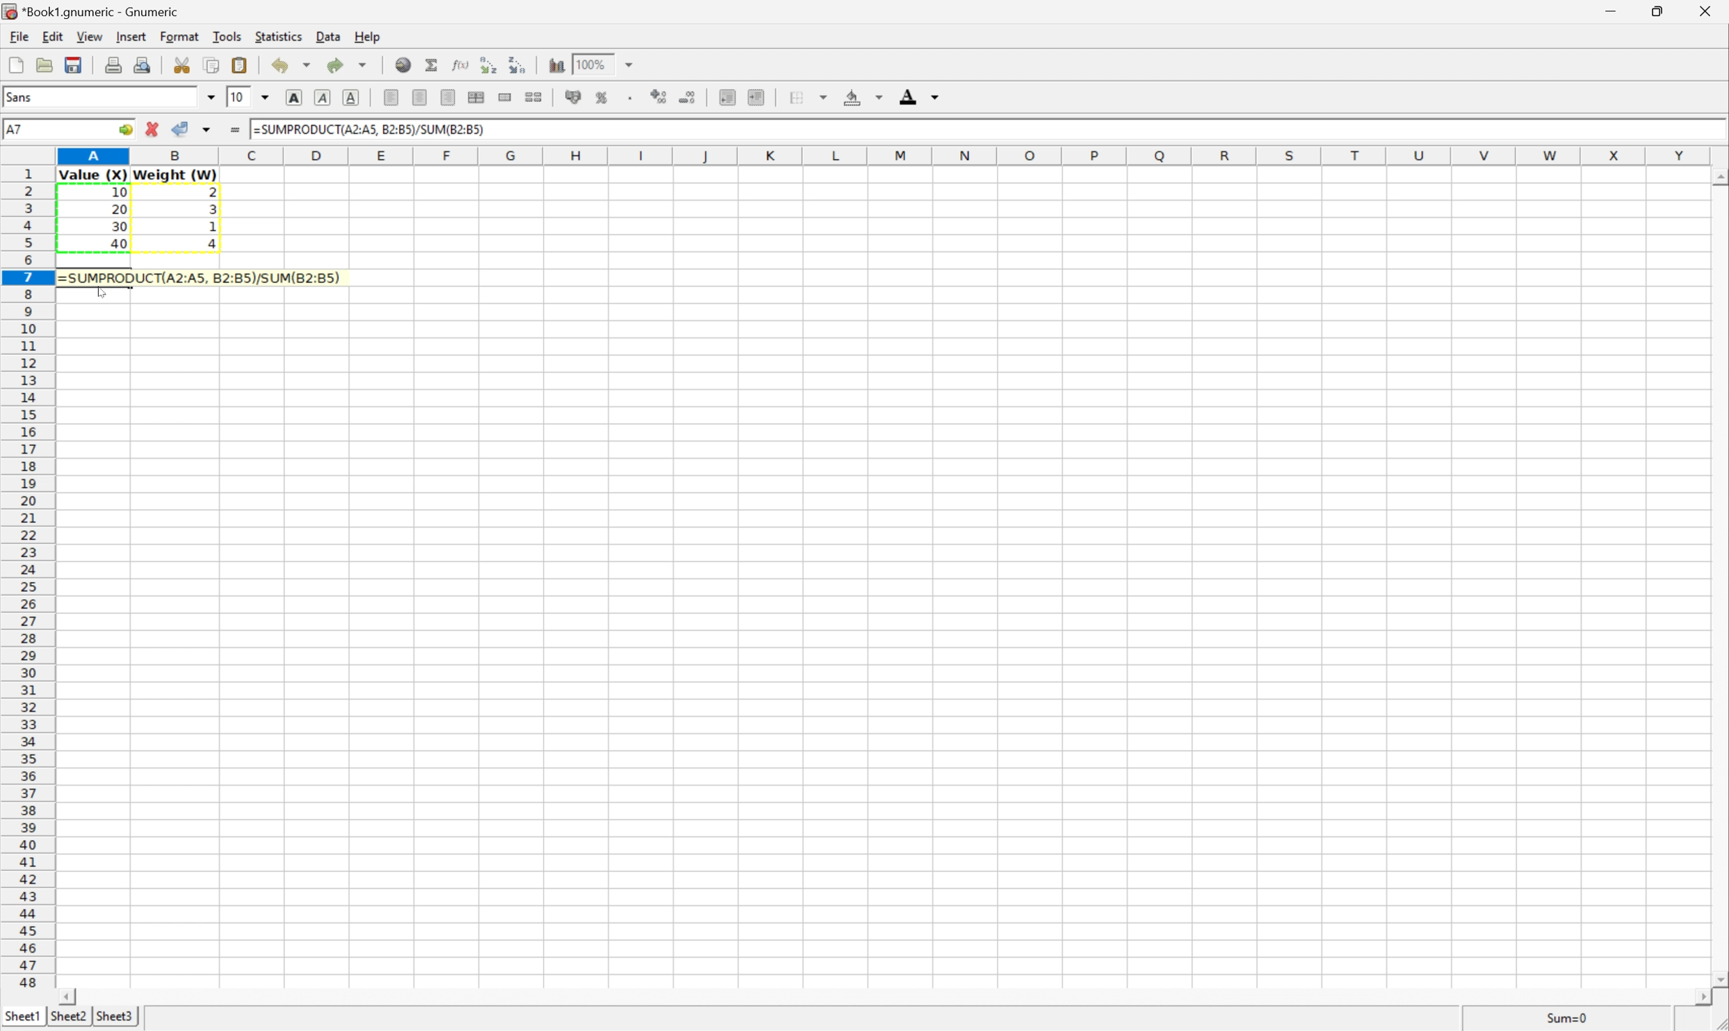  I want to click on =SUMPRODUCT(A2:A5, B2:B5) / SUM(B2:B5), so click(369, 129).